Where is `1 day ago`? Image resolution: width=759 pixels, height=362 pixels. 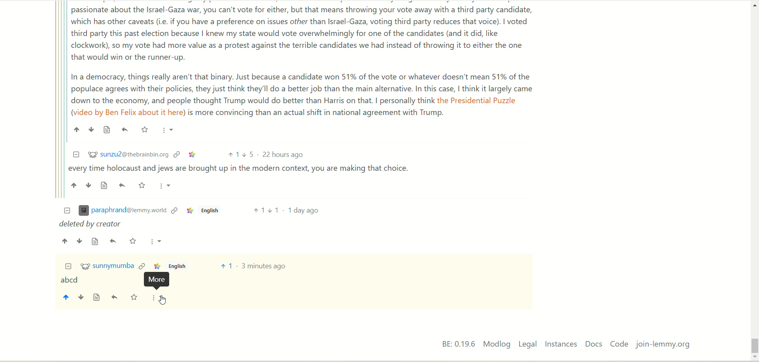 1 day ago is located at coordinates (304, 210).